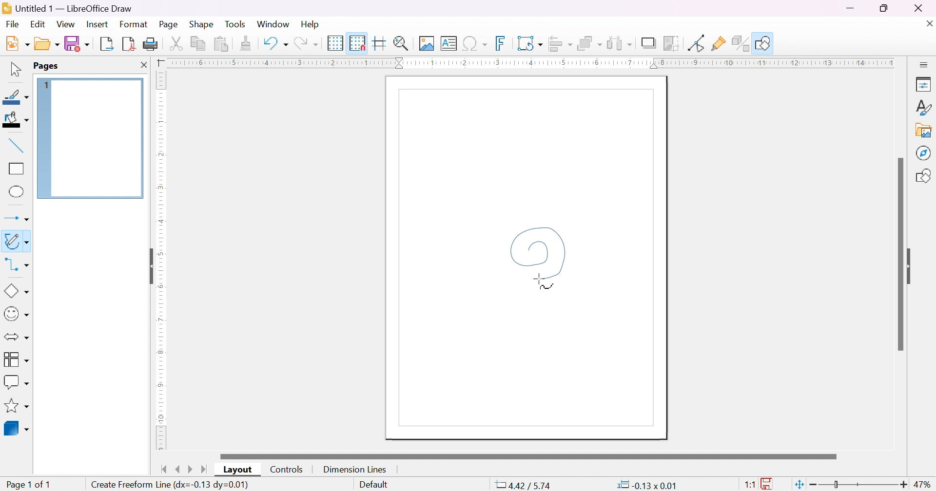 This screenshot has width=936, height=491. I want to click on stars & banners, so click(15, 405).